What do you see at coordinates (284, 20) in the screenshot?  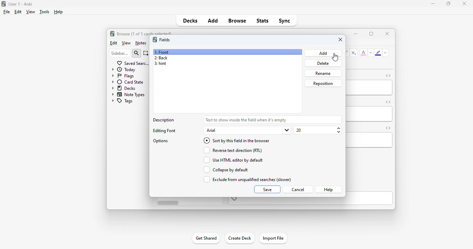 I see `sync` at bounding box center [284, 20].